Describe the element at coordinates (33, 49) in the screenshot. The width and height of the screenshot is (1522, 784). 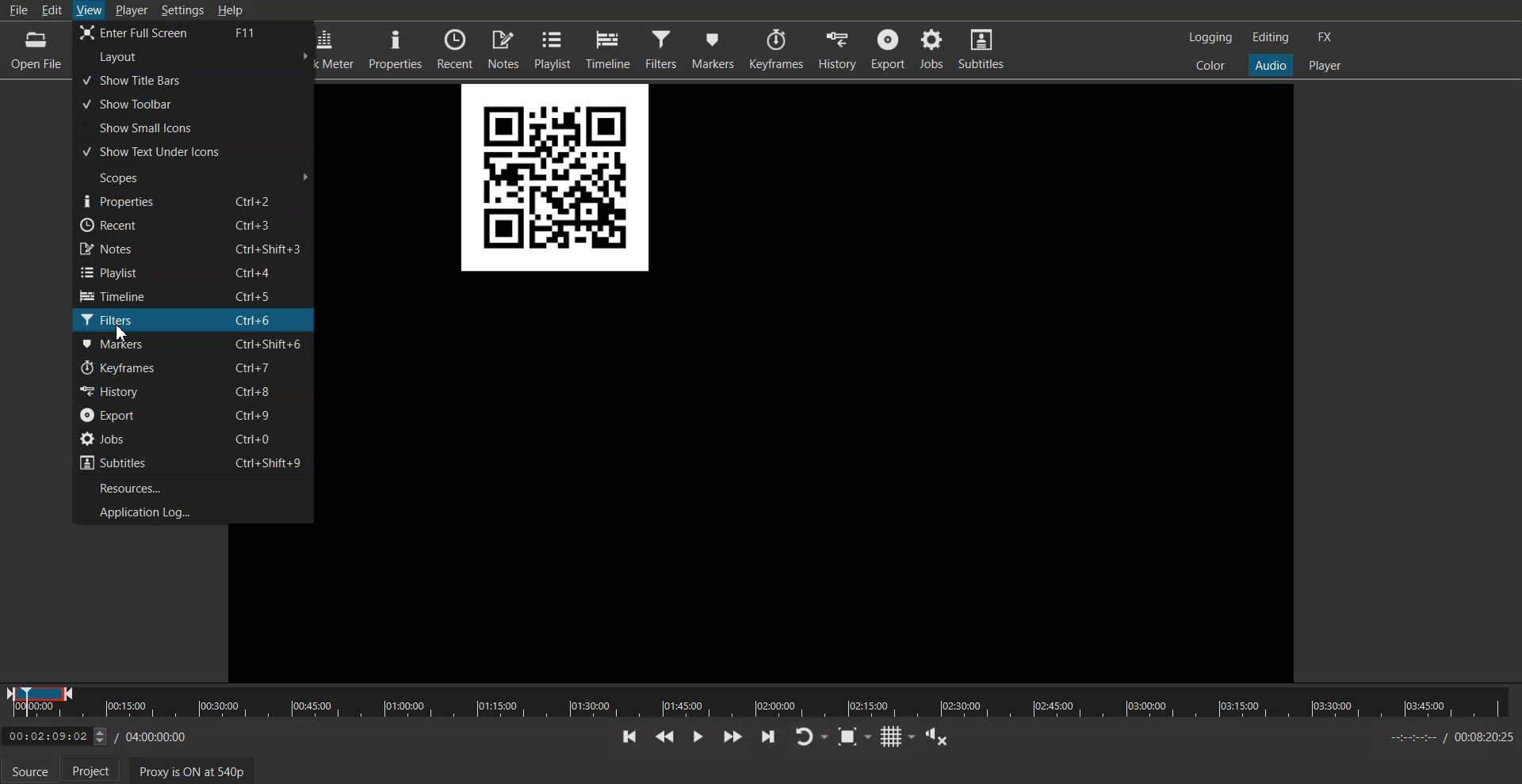
I see `Open File` at that location.